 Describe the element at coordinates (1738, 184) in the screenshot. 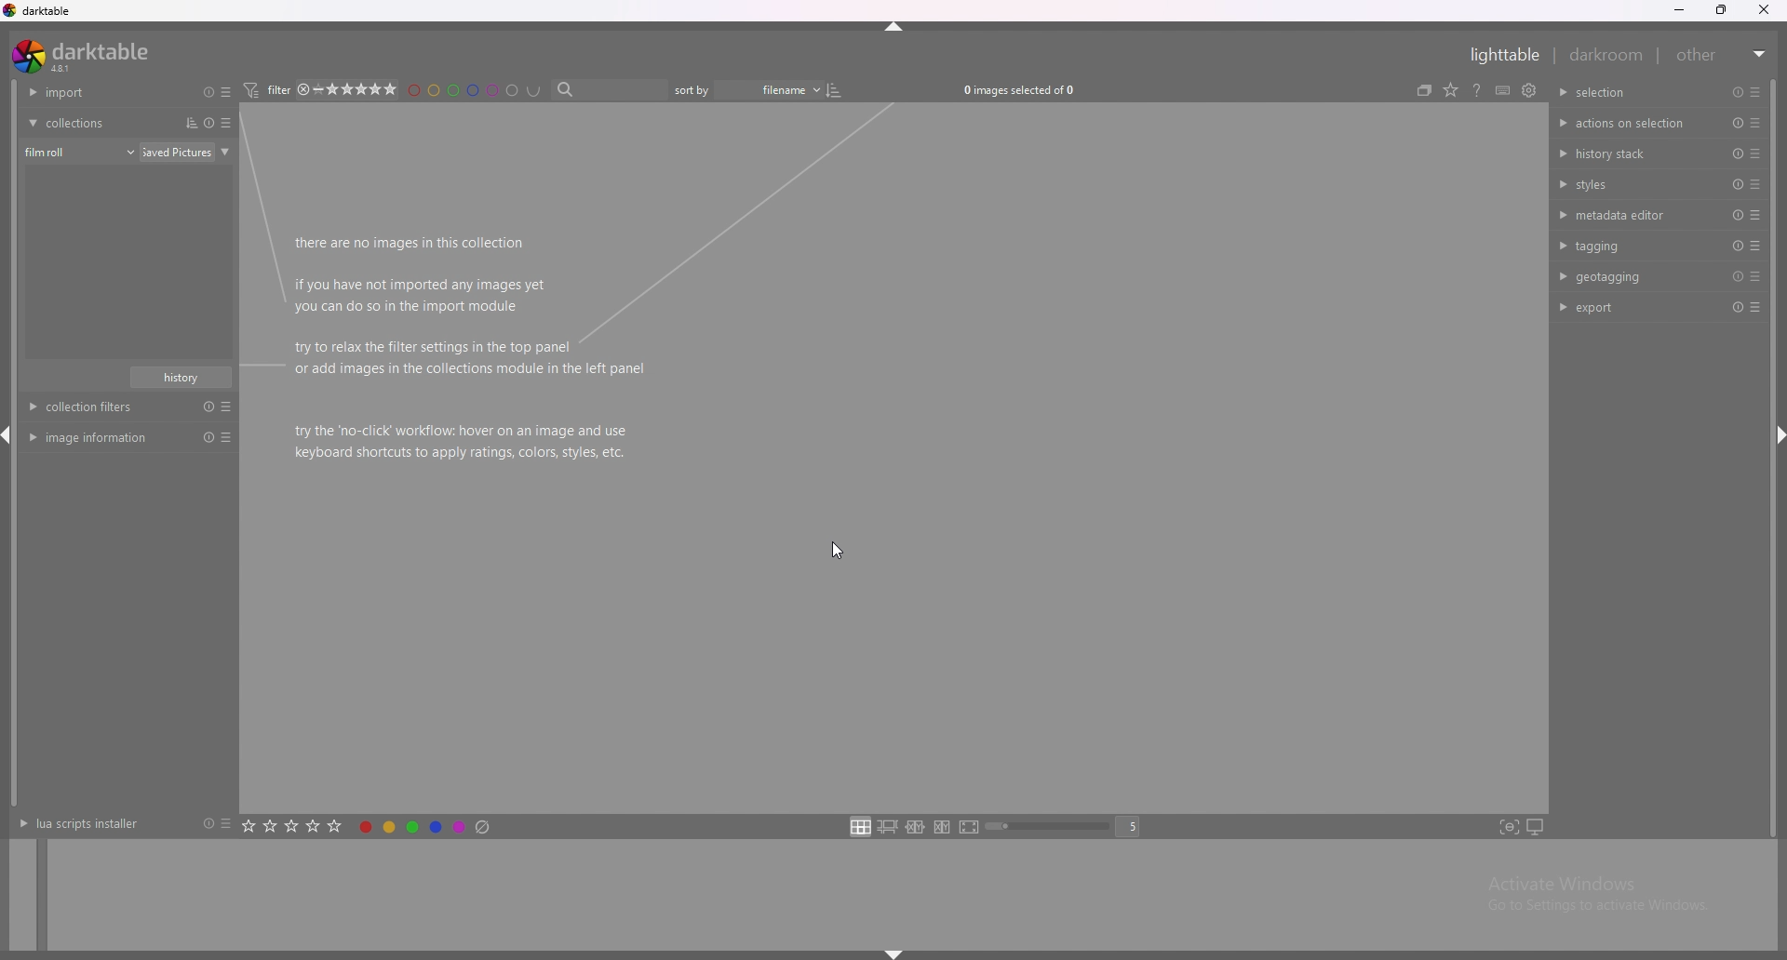

I see `reset` at that location.